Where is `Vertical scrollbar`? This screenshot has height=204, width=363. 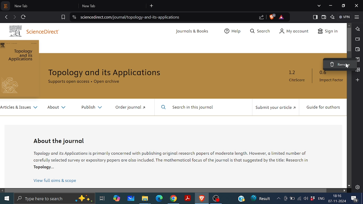 Vertical scrollbar is located at coordinates (349, 40).